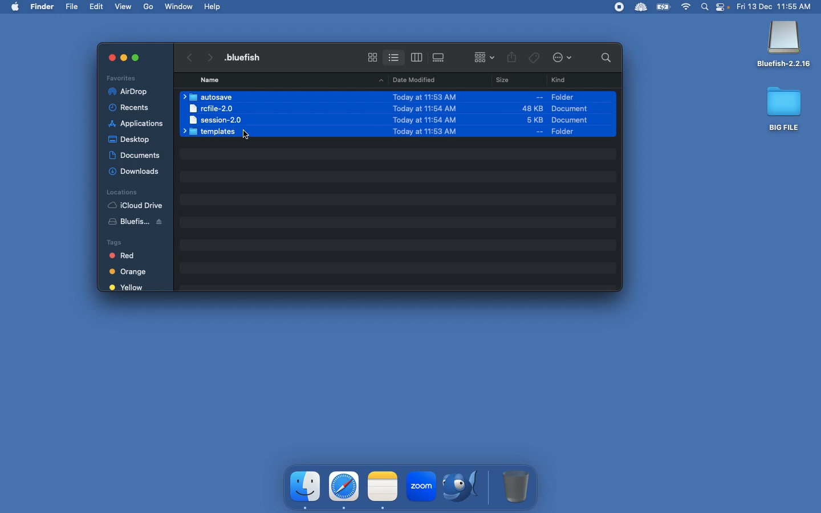  What do you see at coordinates (127, 288) in the screenshot?
I see `yellow` at bounding box center [127, 288].